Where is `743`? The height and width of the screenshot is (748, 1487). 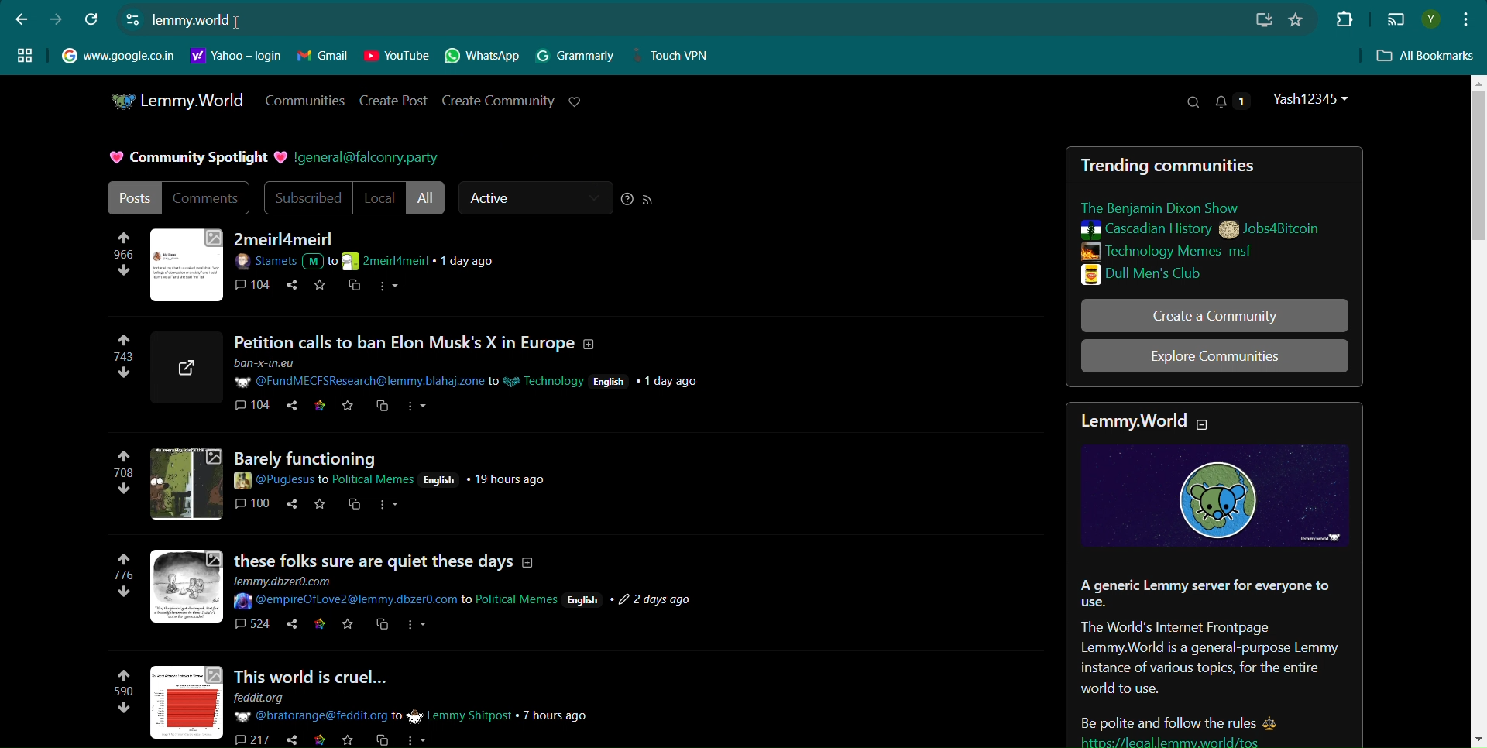 743 is located at coordinates (118, 364).